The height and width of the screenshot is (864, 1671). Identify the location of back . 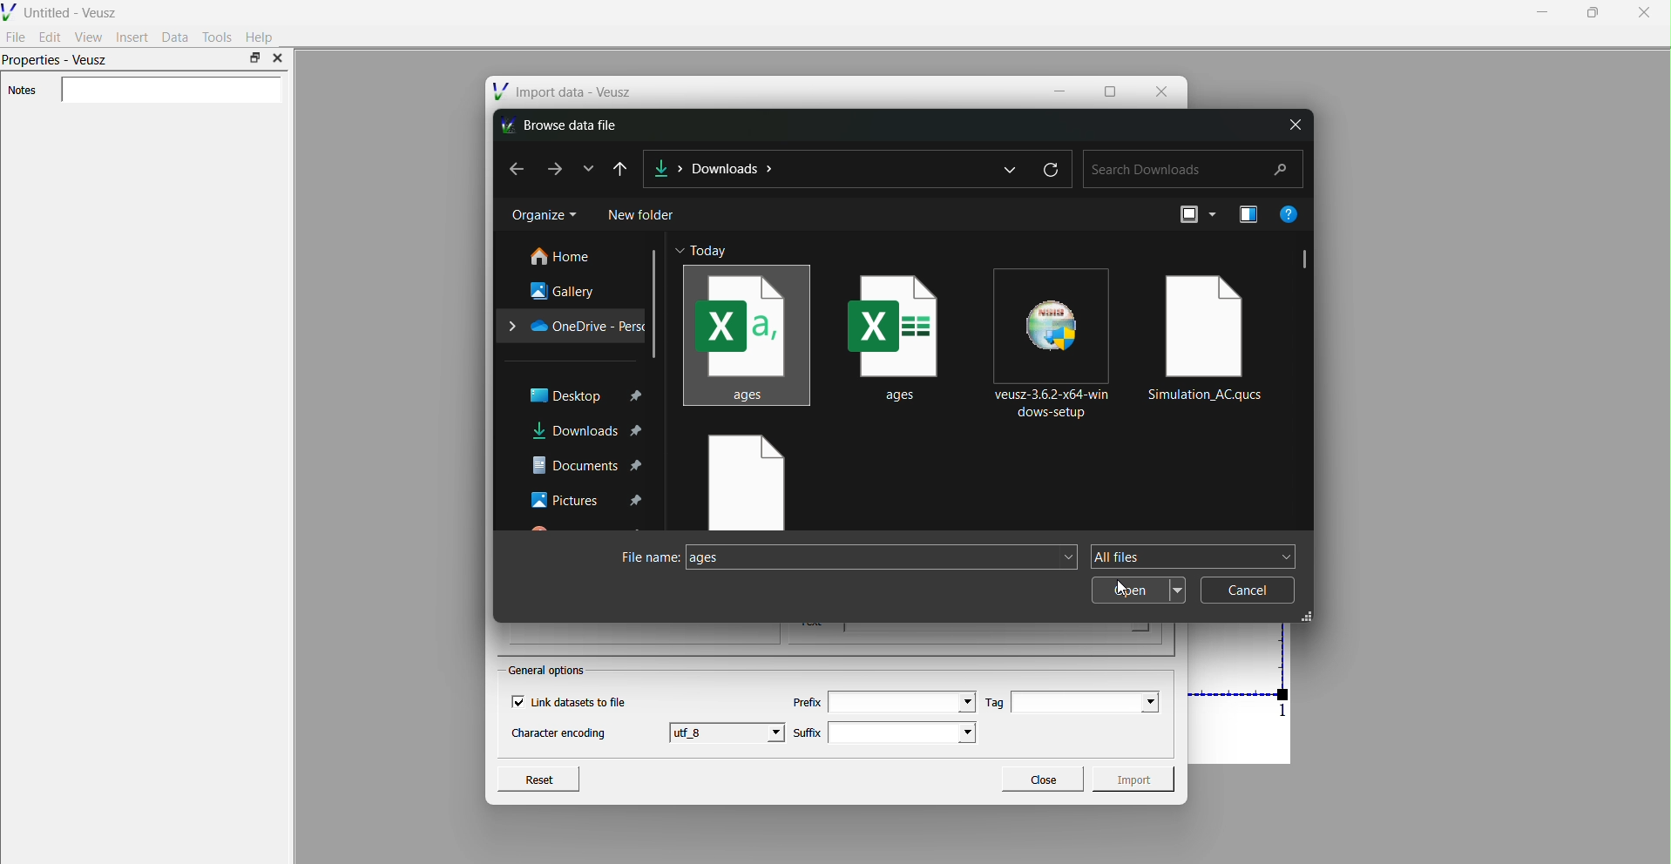
(510, 168).